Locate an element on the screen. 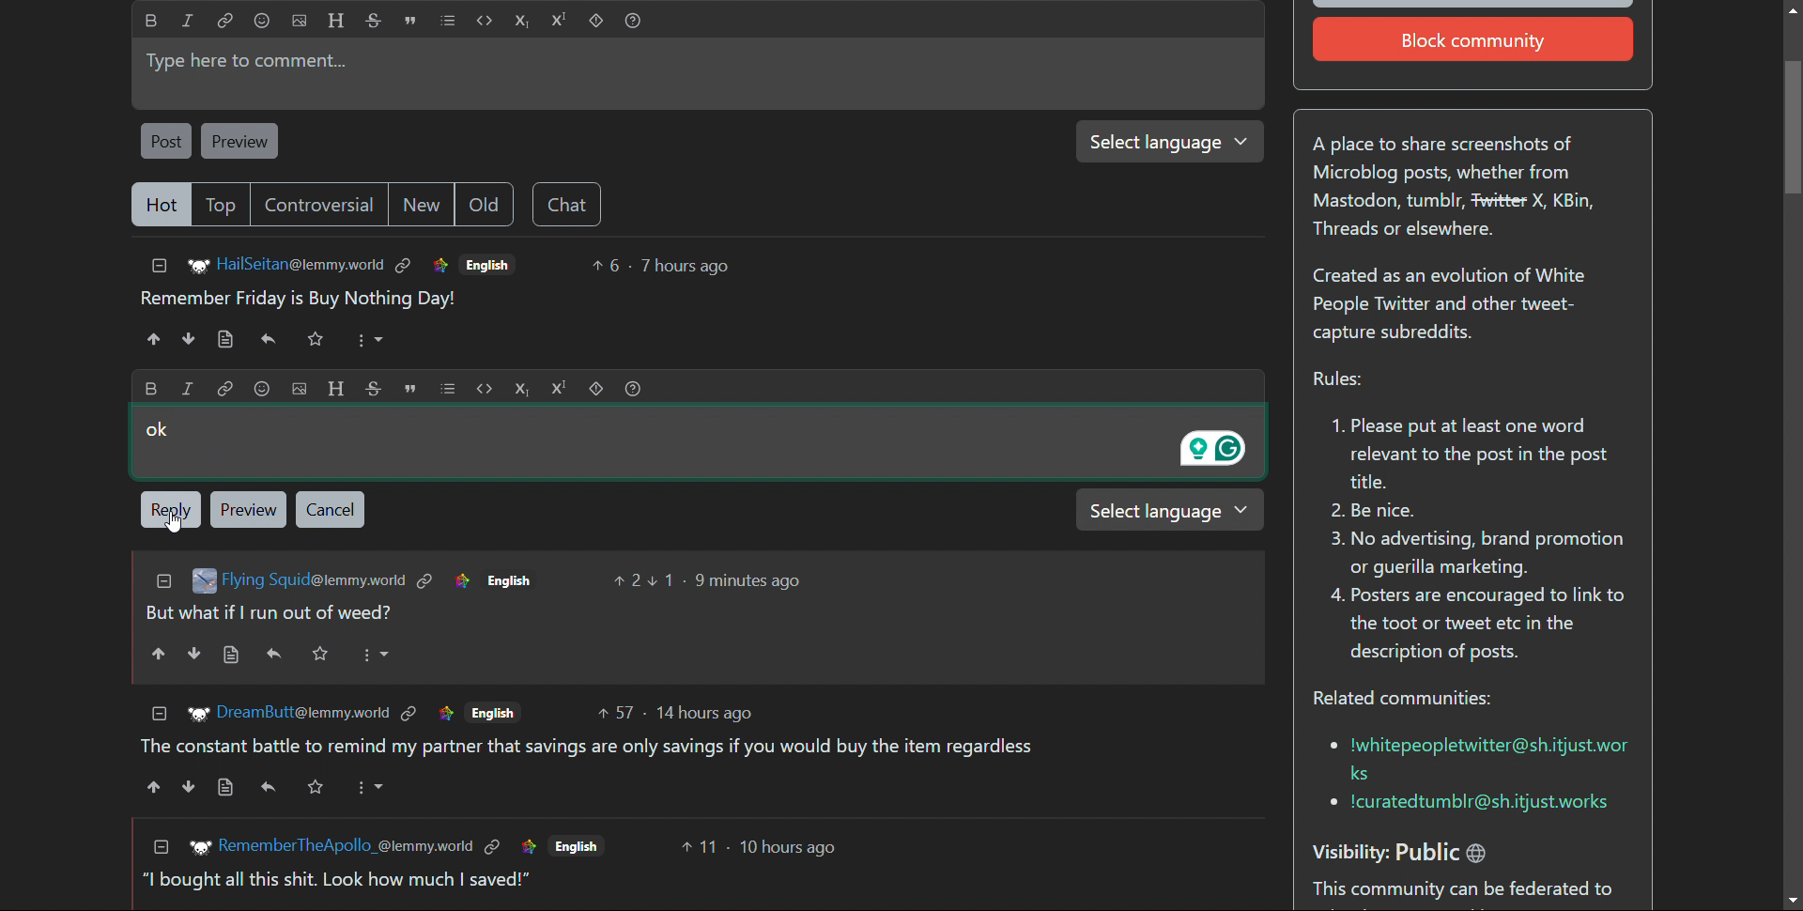 Image resolution: width=1803 pixels, height=911 pixels. language is located at coordinates (497, 713).